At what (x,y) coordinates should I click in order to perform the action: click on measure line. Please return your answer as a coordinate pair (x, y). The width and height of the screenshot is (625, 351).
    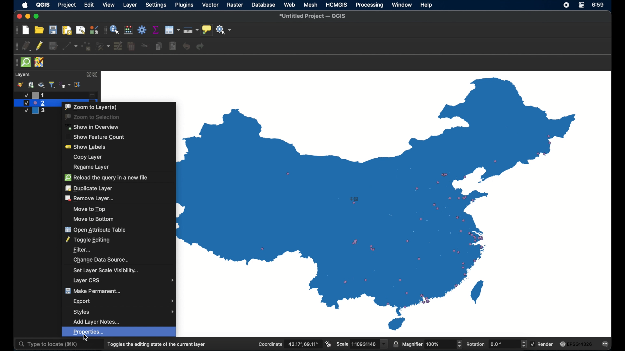
    Looking at the image, I should click on (191, 30).